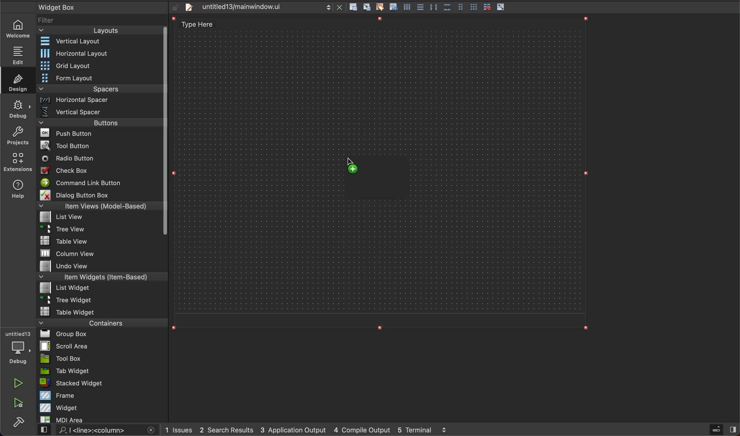  Describe the element at coordinates (100, 266) in the screenshot. I see `undo view` at that location.